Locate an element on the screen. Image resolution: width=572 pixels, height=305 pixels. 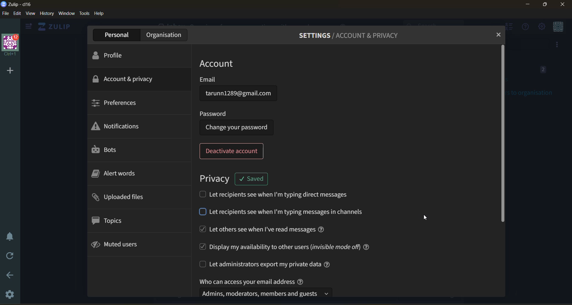
edit is located at coordinates (17, 13).